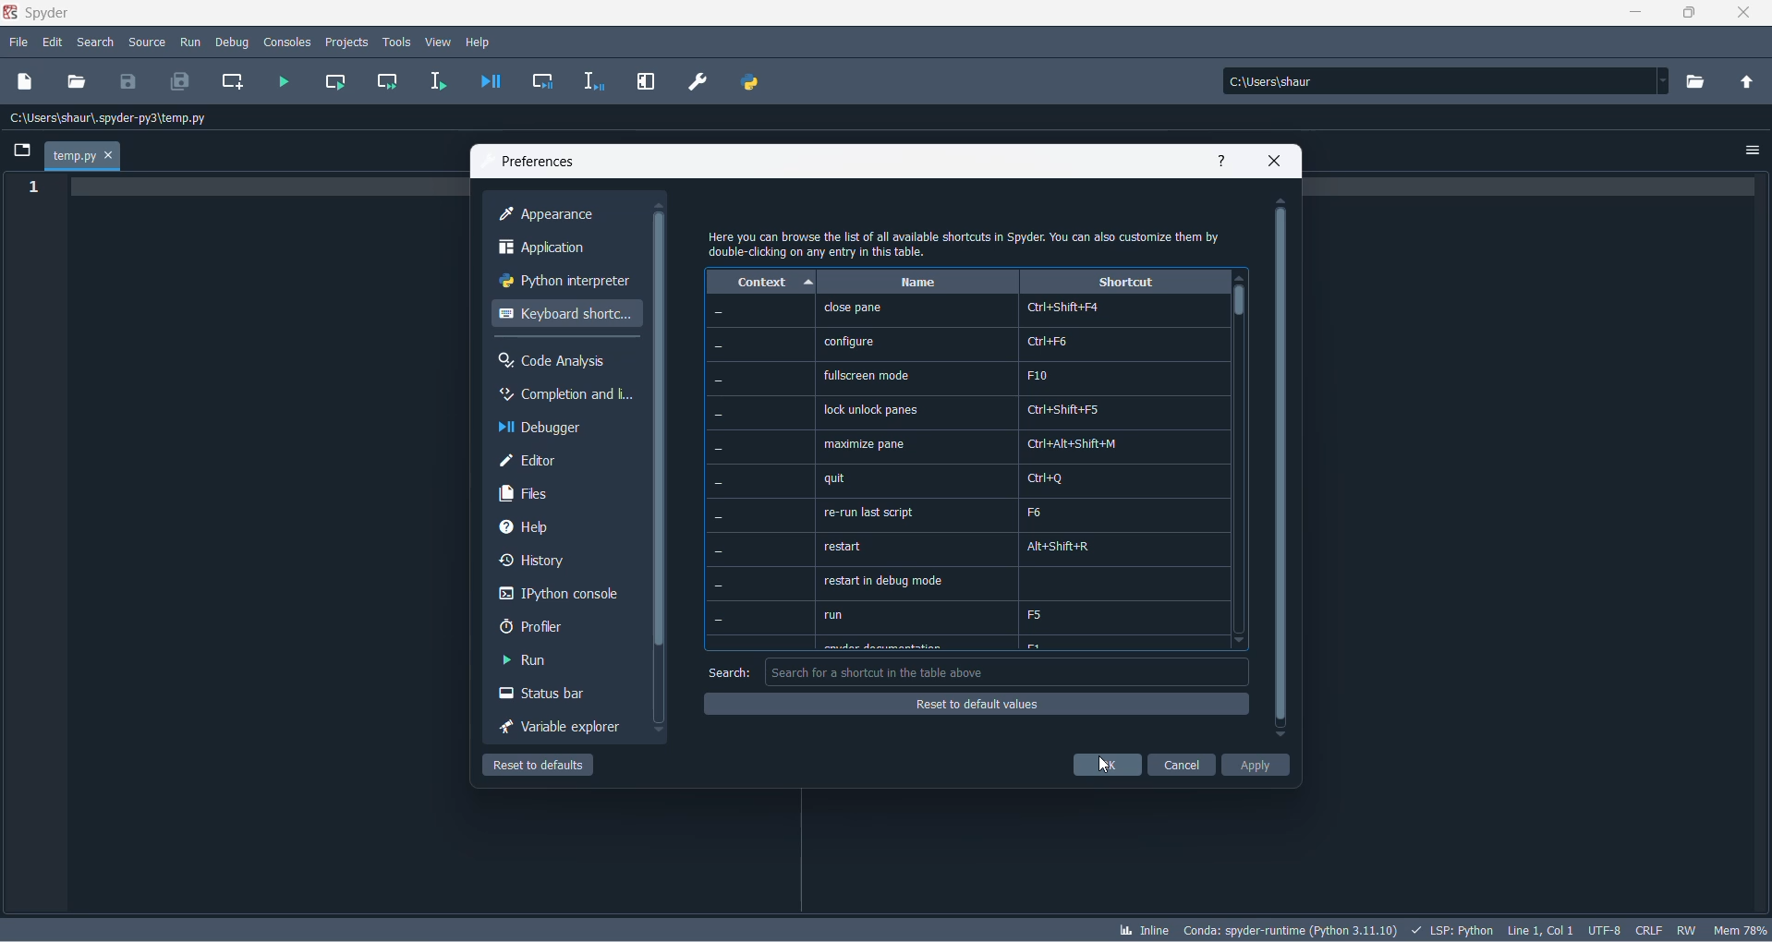  I want to click on file, so click(18, 43).